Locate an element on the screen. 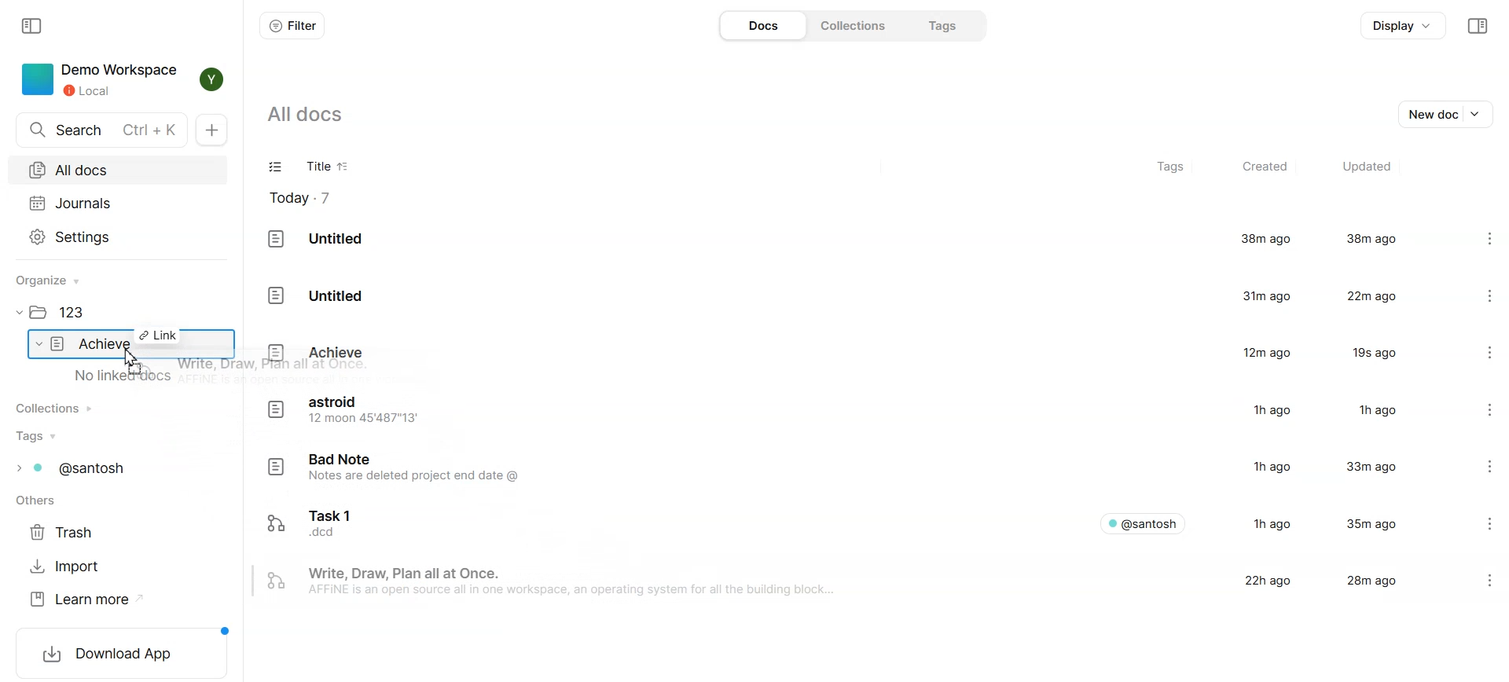 The width and height of the screenshot is (1509, 682). Doc File is located at coordinates (845, 521).